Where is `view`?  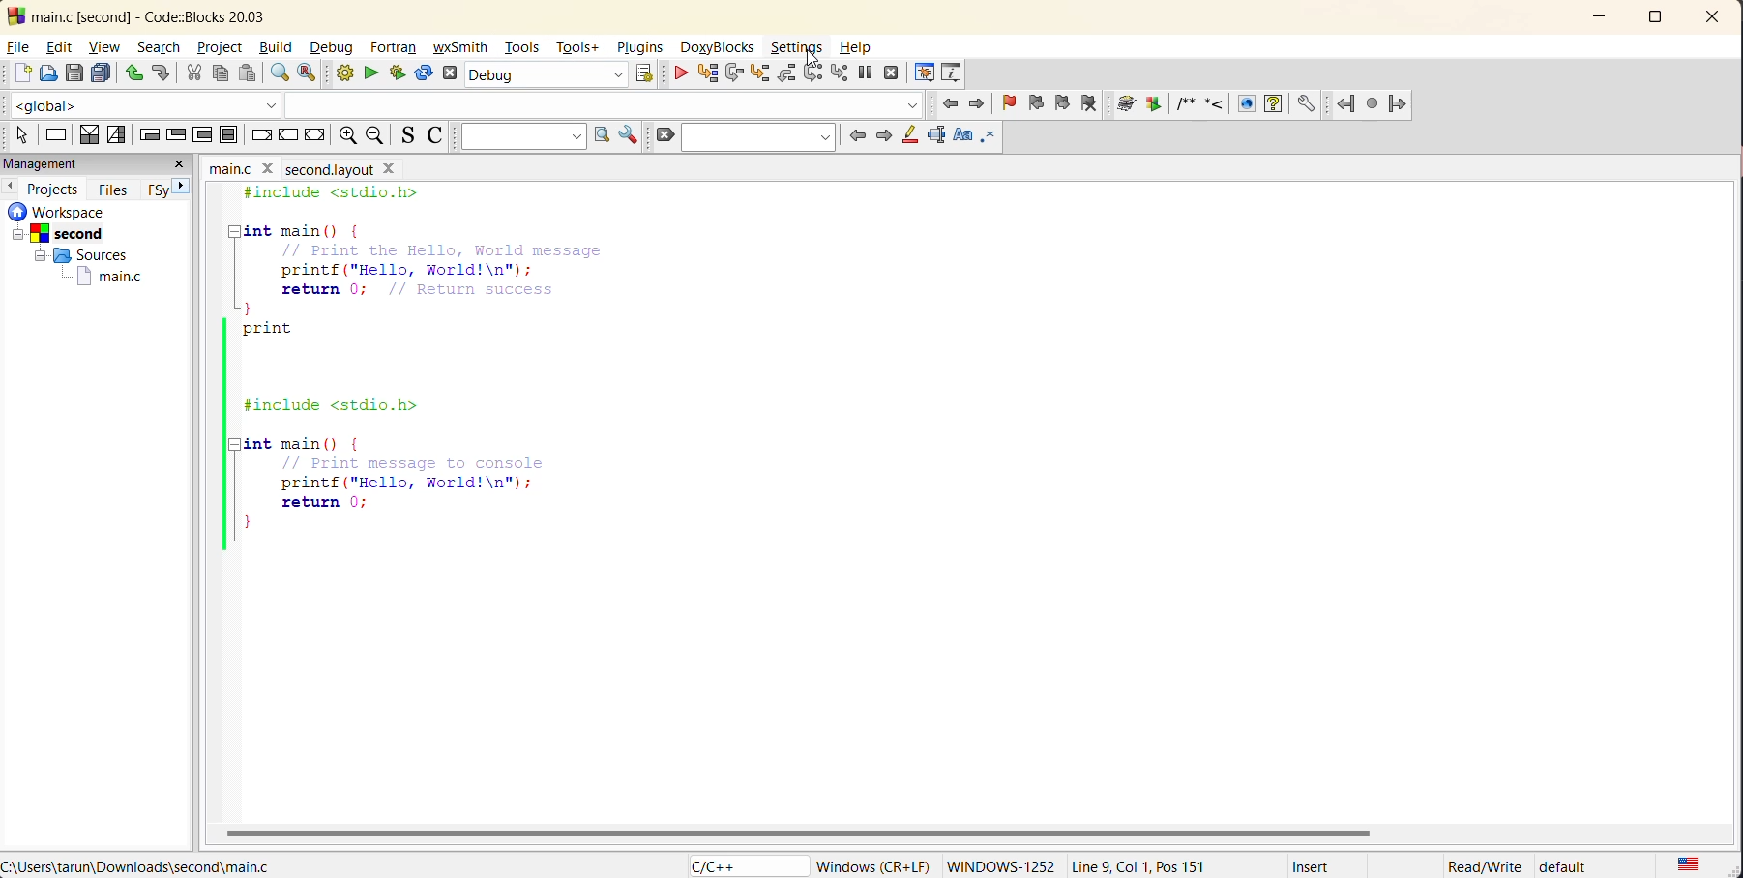 view is located at coordinates (109, 47).